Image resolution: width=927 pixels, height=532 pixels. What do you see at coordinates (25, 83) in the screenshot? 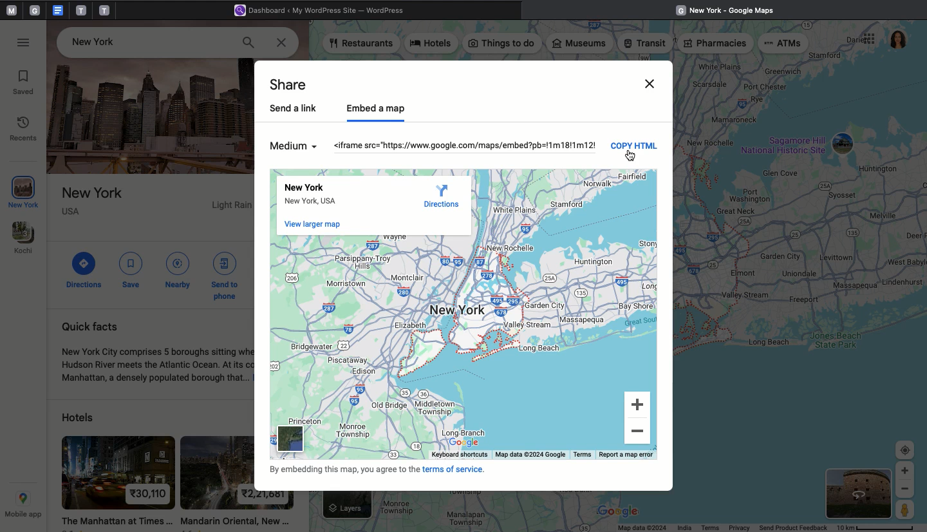
I see `Saved` at bounding box center [25, 83].